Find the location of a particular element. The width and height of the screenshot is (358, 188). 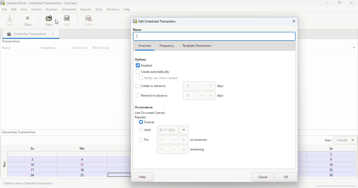

0 days is located at coordinates (204, 86).